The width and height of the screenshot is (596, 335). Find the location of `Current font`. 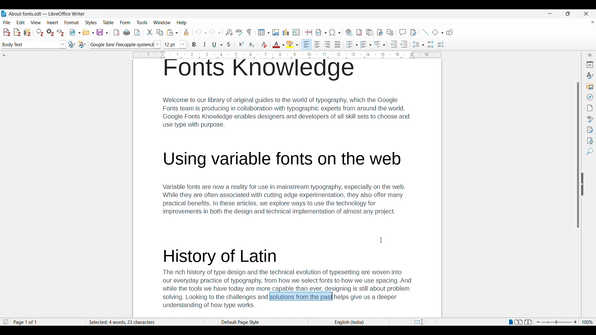

Current font is located at coordinates (122, 45).